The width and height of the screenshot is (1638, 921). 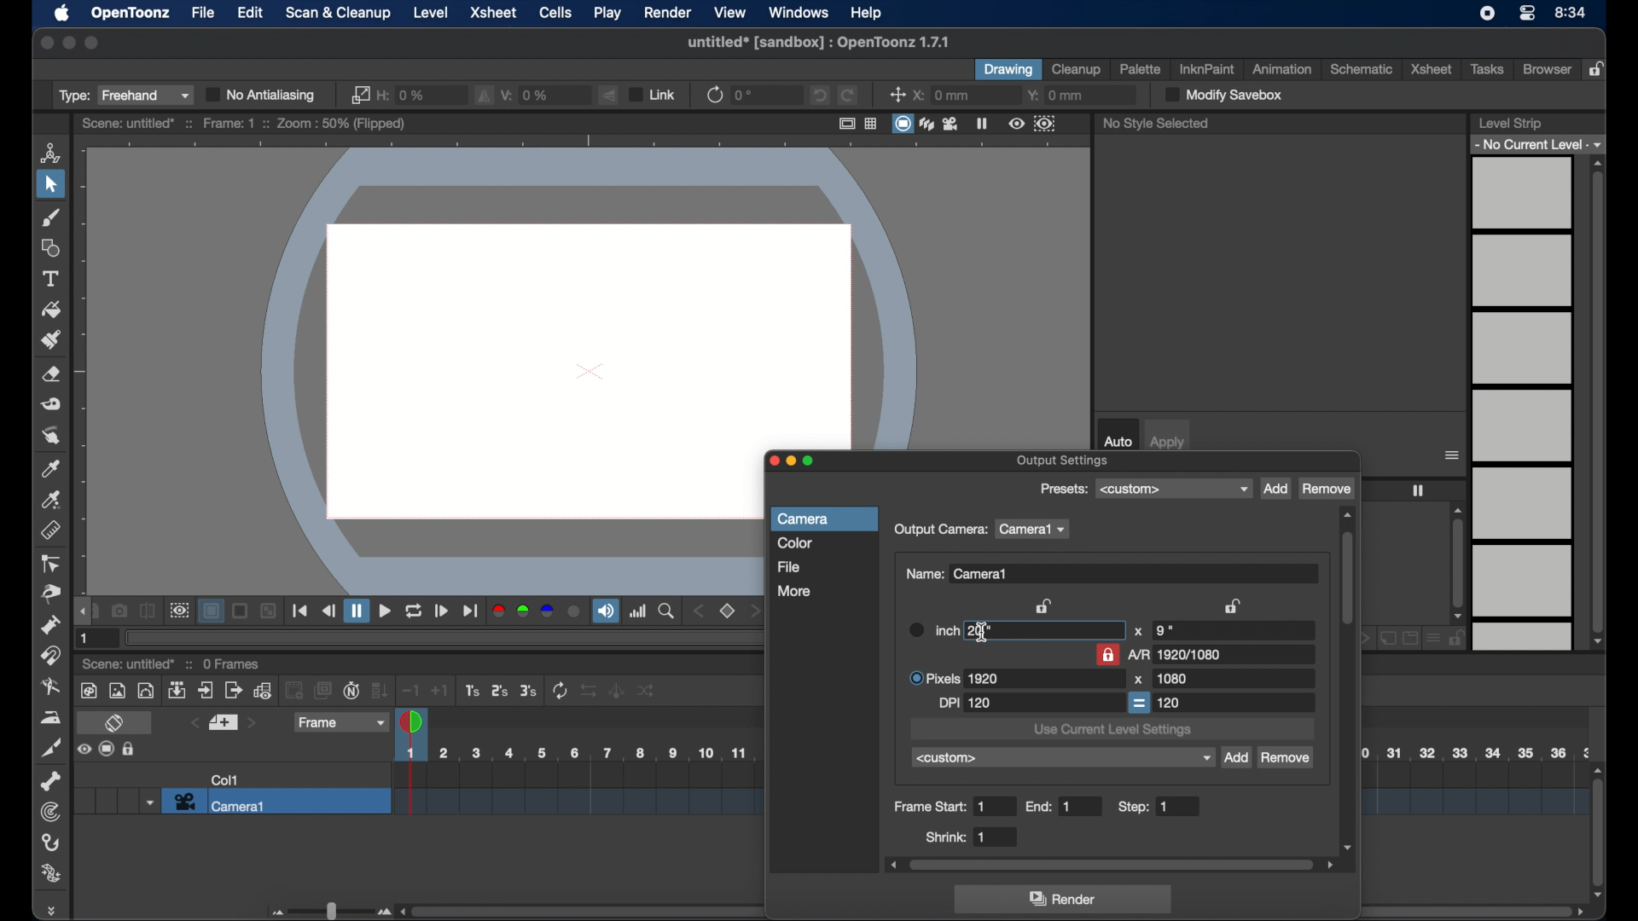 I want to click on more options, so click(x=1453, y=455).